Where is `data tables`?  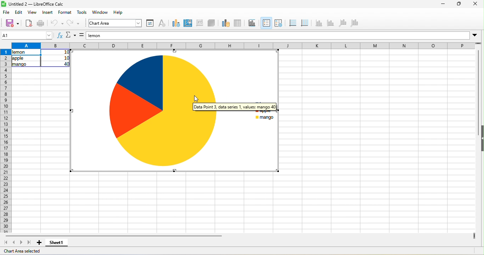
data tables is located at coordinates (239, 23).